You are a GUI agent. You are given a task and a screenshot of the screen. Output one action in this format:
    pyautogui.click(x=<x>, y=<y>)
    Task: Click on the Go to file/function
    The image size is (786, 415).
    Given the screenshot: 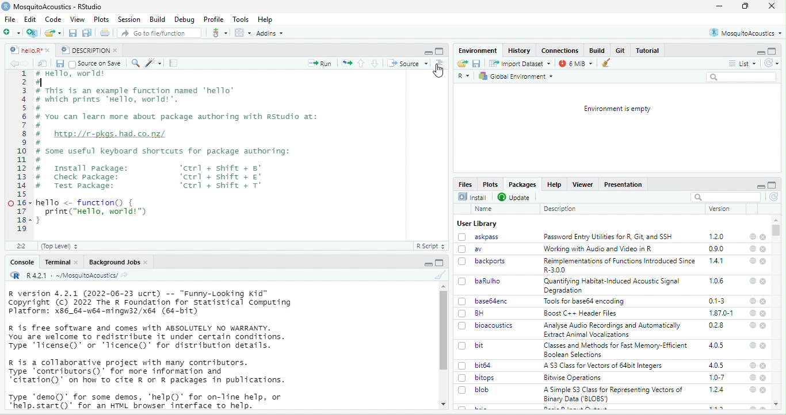 What is the action you would take?
    pyautogui.click(x=158, y=32)
    